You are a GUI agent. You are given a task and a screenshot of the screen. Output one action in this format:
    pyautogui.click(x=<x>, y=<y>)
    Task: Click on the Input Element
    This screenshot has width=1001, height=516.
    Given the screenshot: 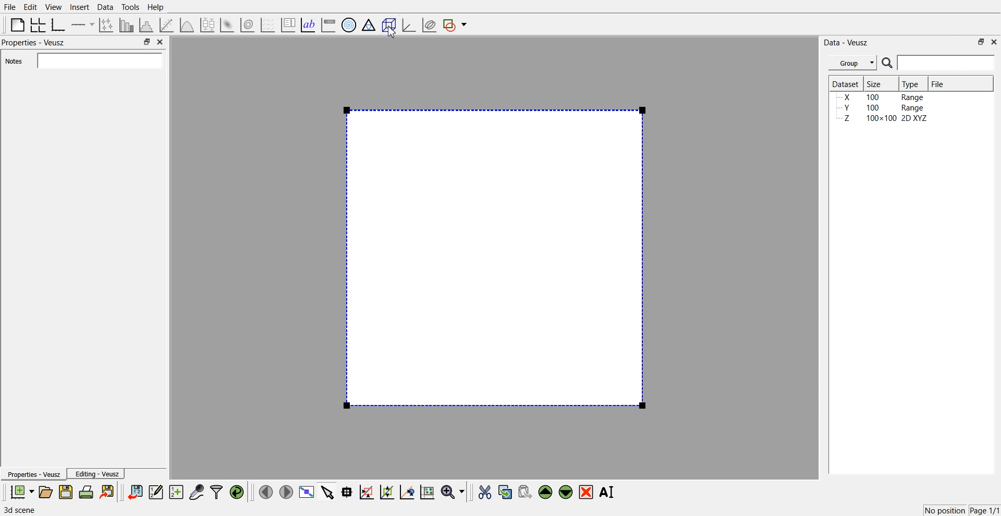 What is the action you would take?
    pyautogui.click(x=99, y=61)
    